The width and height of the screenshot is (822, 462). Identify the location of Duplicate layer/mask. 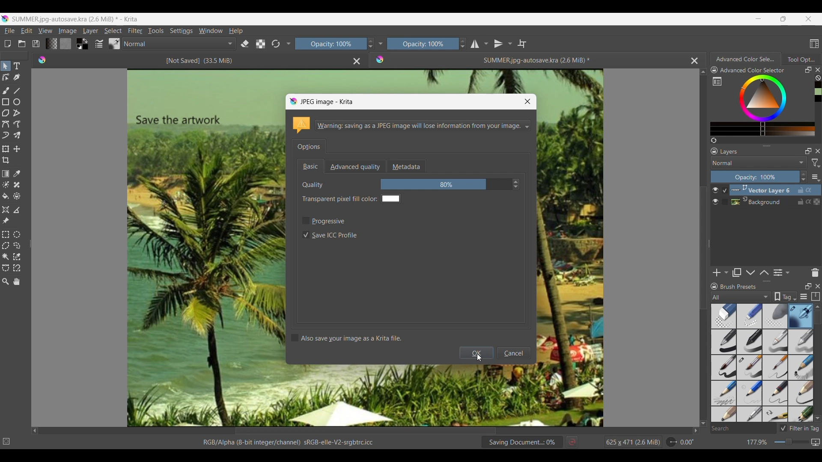
(736, 272).